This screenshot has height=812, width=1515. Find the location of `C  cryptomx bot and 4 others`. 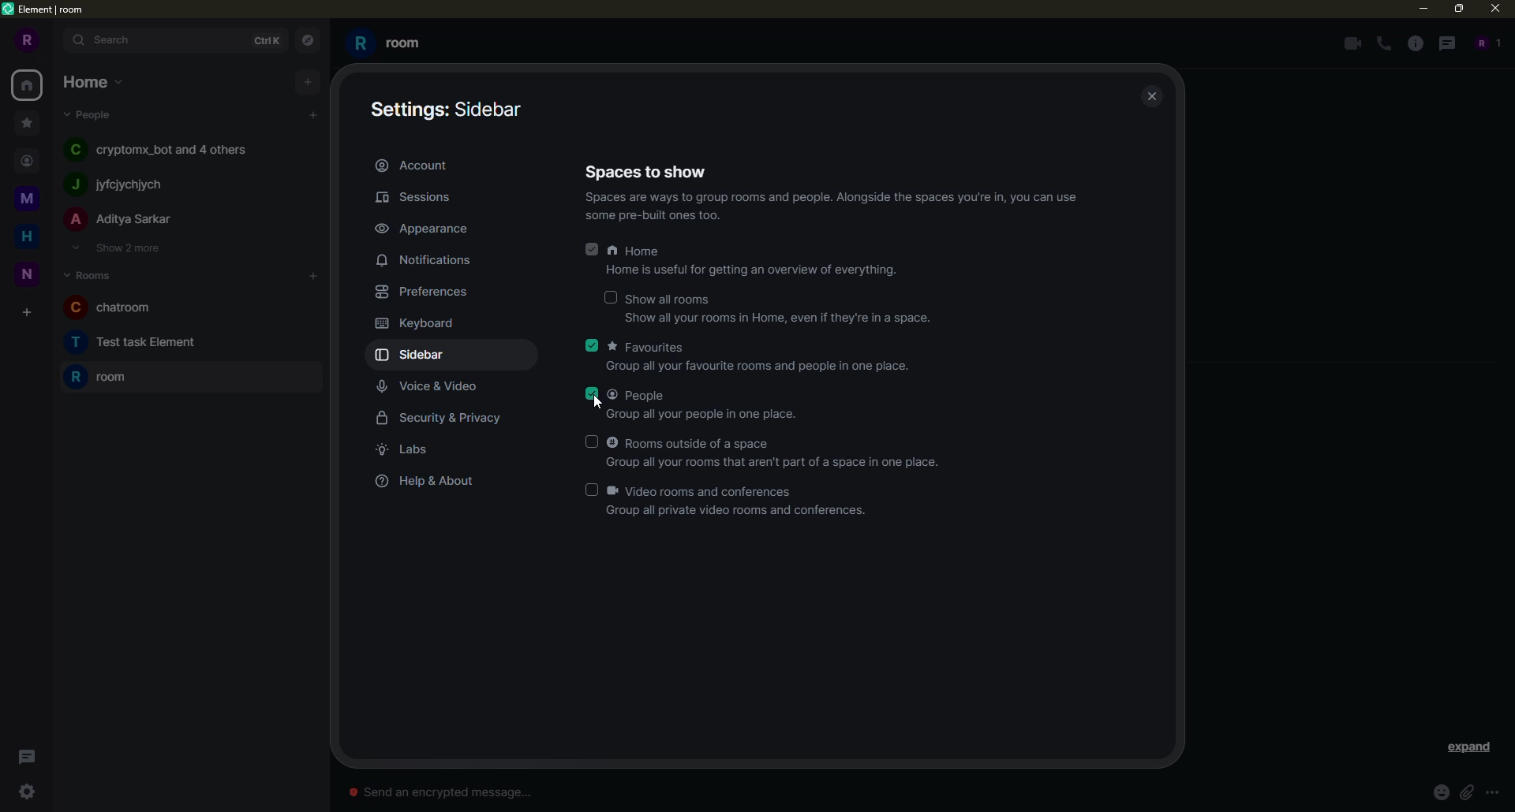

C  cryptomx bot and 4 others is located at coordinates (163, 151).